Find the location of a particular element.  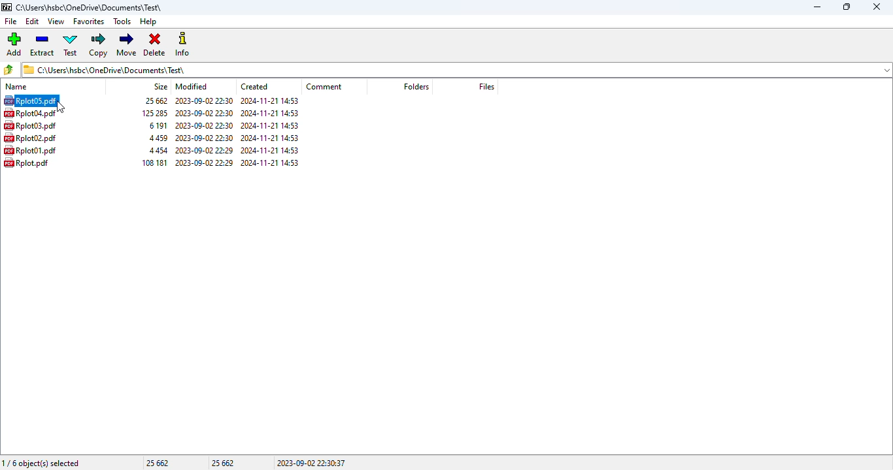

modified date & time is located at coordinates (205, 138).